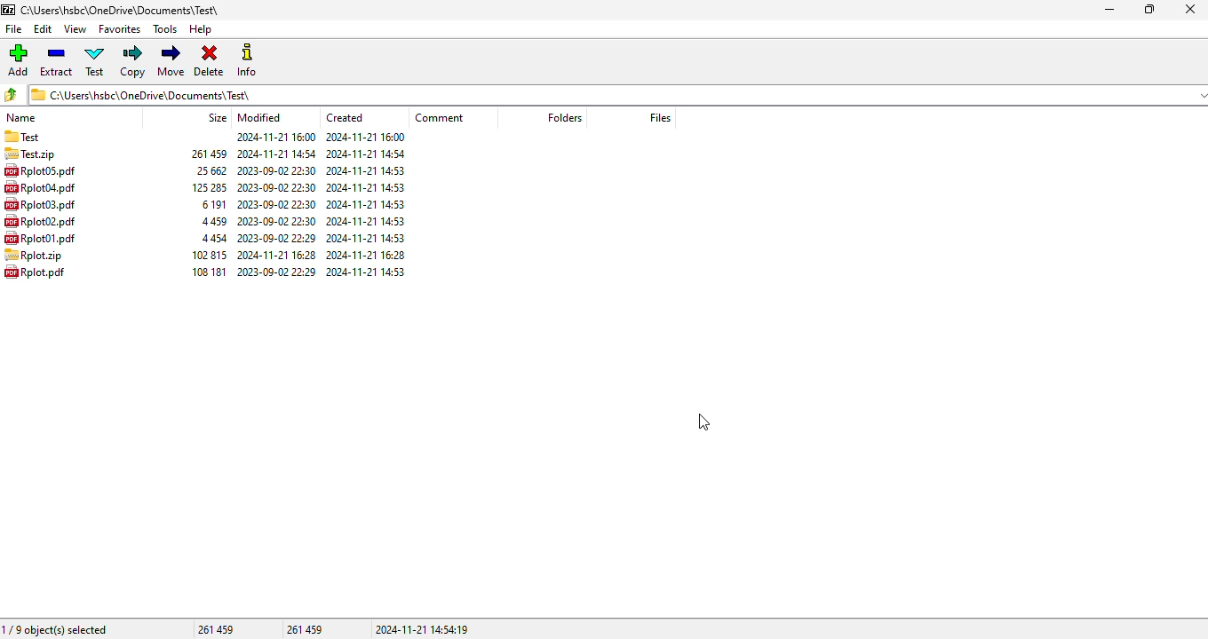 The image size is (1208, 639). What do you see at coordinates (35, 272) in the screenshot?
I see `file name` at bounding box center [35, 272].